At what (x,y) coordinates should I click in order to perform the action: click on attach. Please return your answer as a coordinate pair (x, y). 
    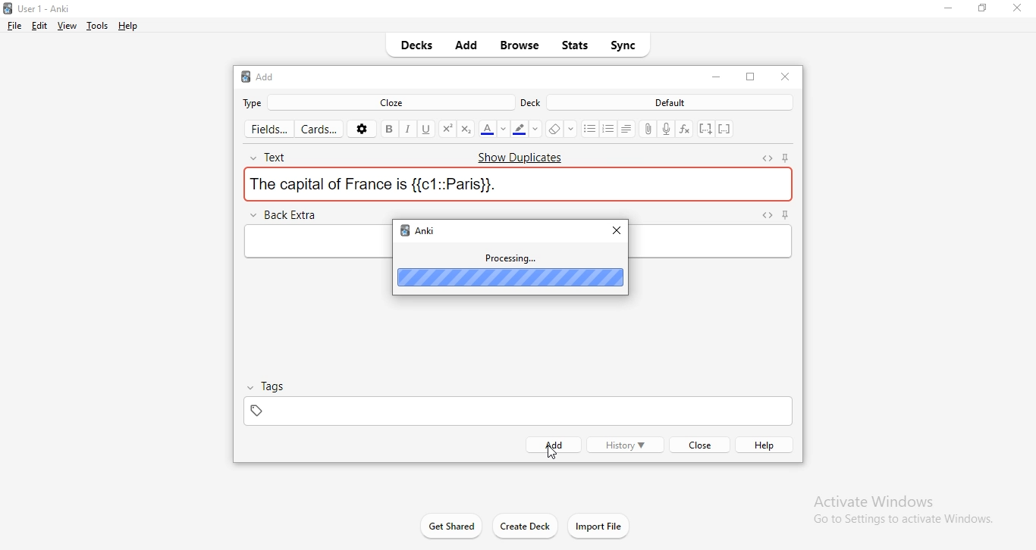
    Looking at the image, I should click on (648, 130).